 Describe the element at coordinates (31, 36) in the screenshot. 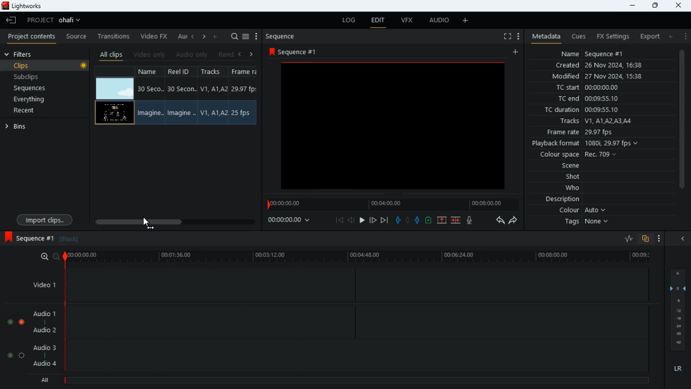

I see `project contents` at that location.